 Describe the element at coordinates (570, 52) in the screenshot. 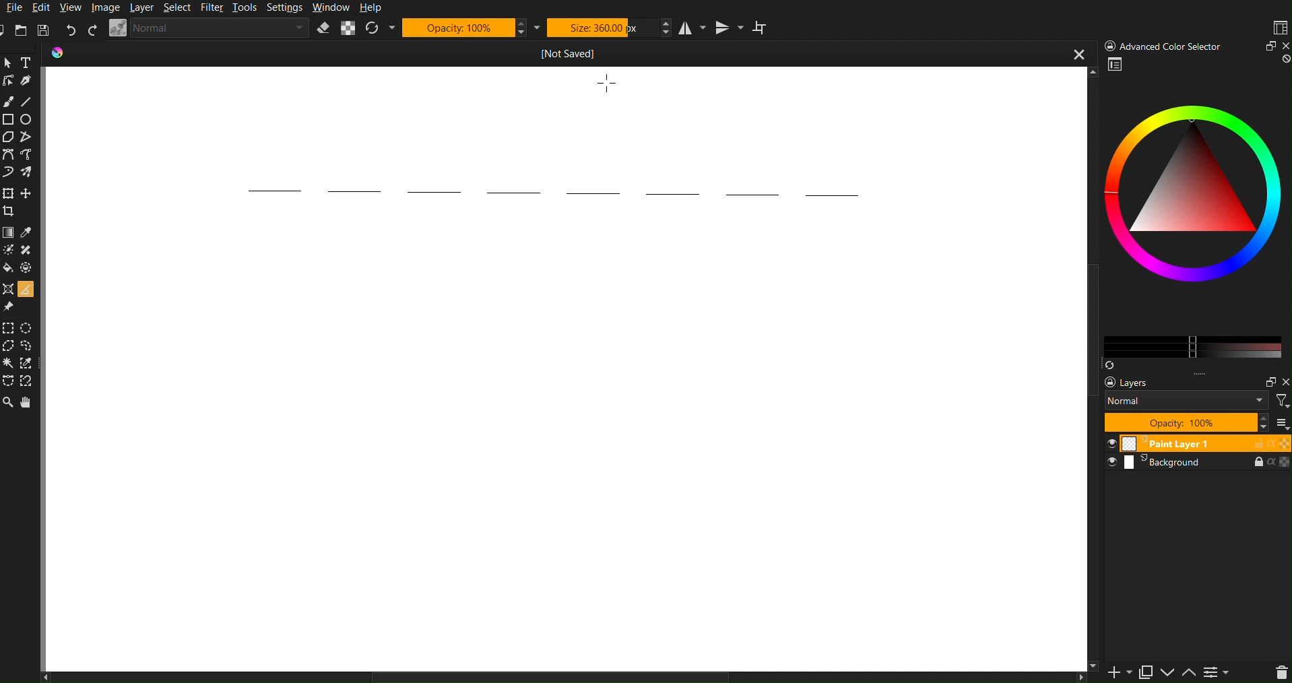

I see `Current Document` at that location.